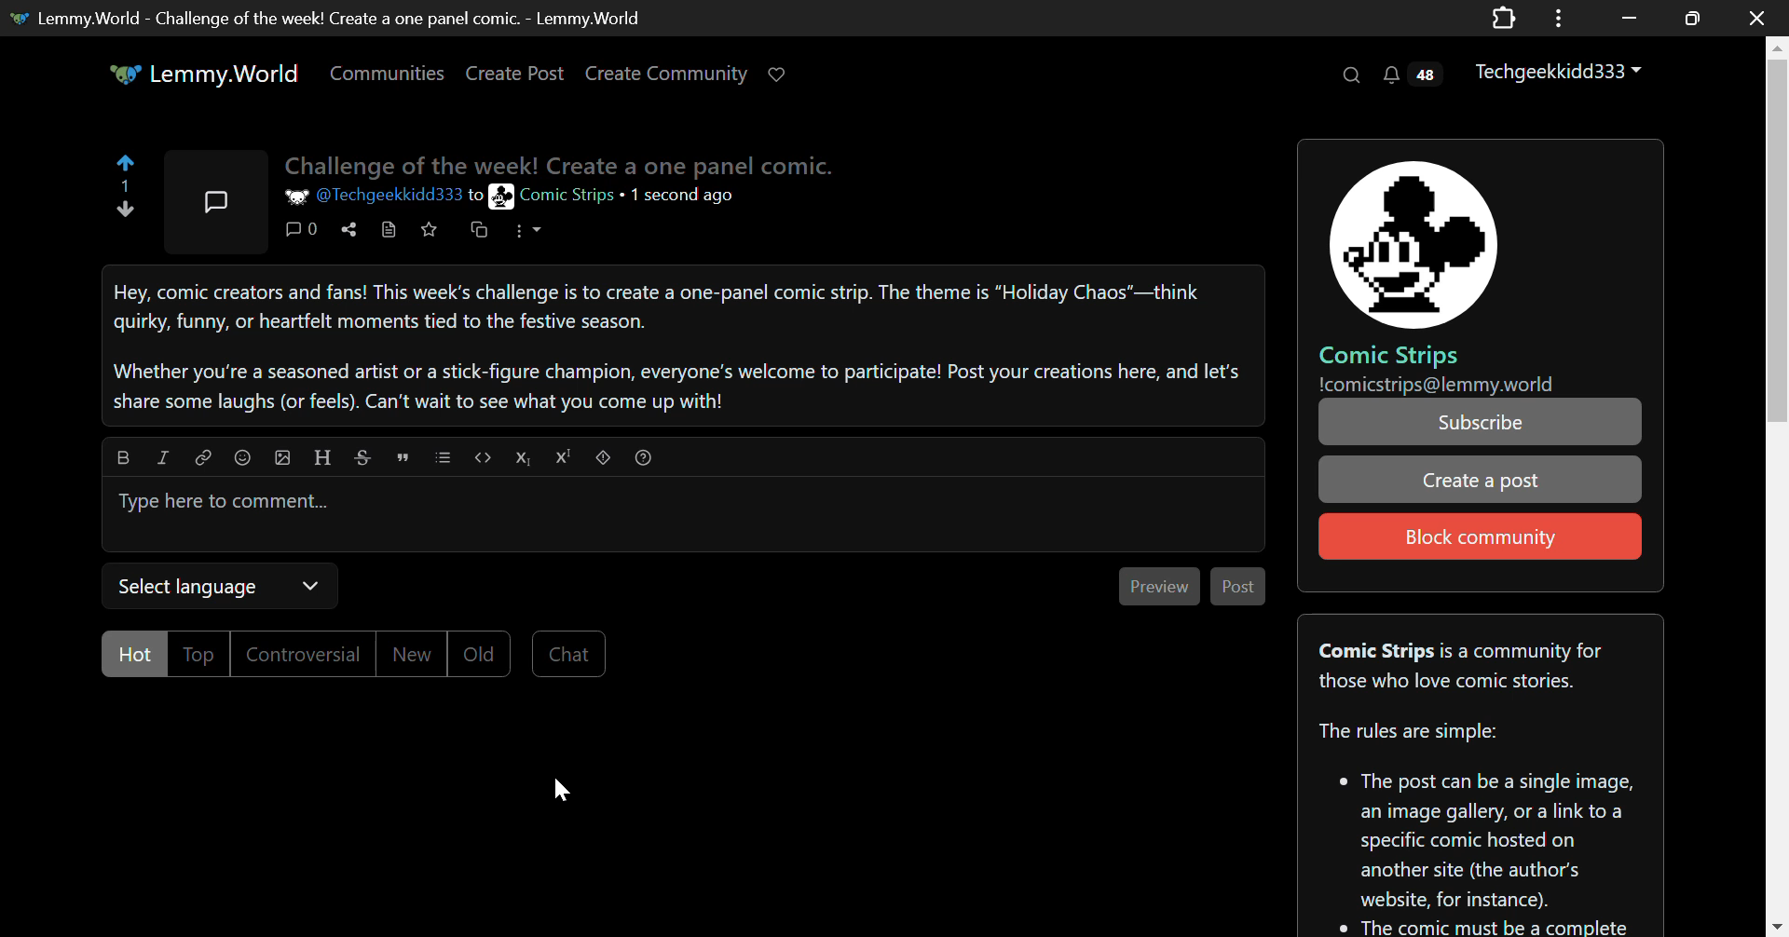  What do you see at coordinates (606, 455) in the screenshot?
I see `spoiler` at bounding box center [606, 455].